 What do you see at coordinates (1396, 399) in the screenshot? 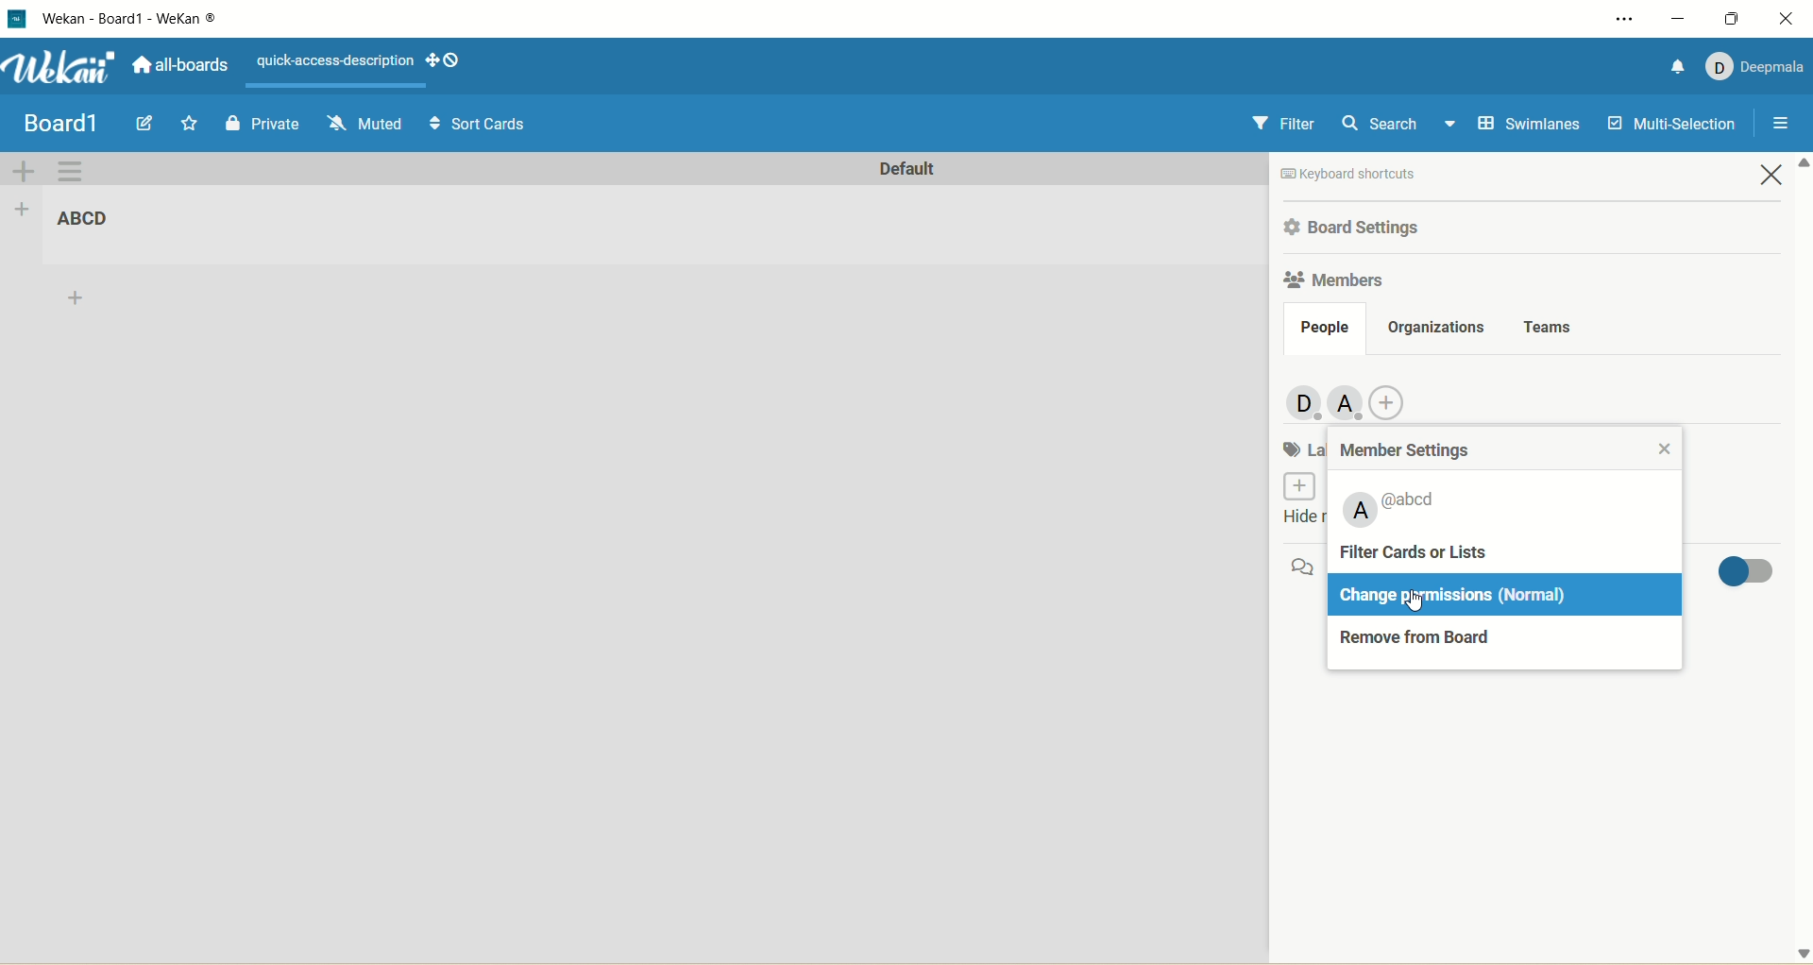
I see `add member` at bounding box center [1396, 399].